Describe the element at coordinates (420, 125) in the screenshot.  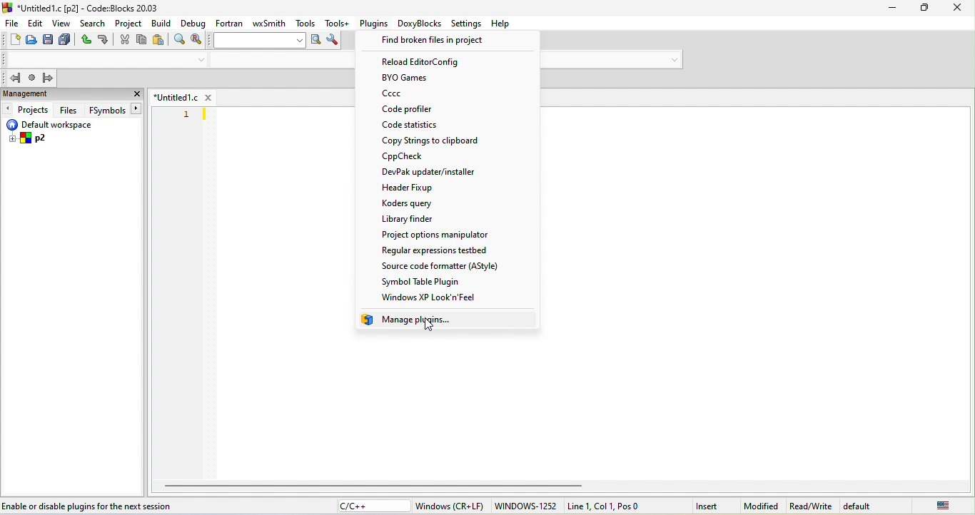
I see `code statistics` at that location.